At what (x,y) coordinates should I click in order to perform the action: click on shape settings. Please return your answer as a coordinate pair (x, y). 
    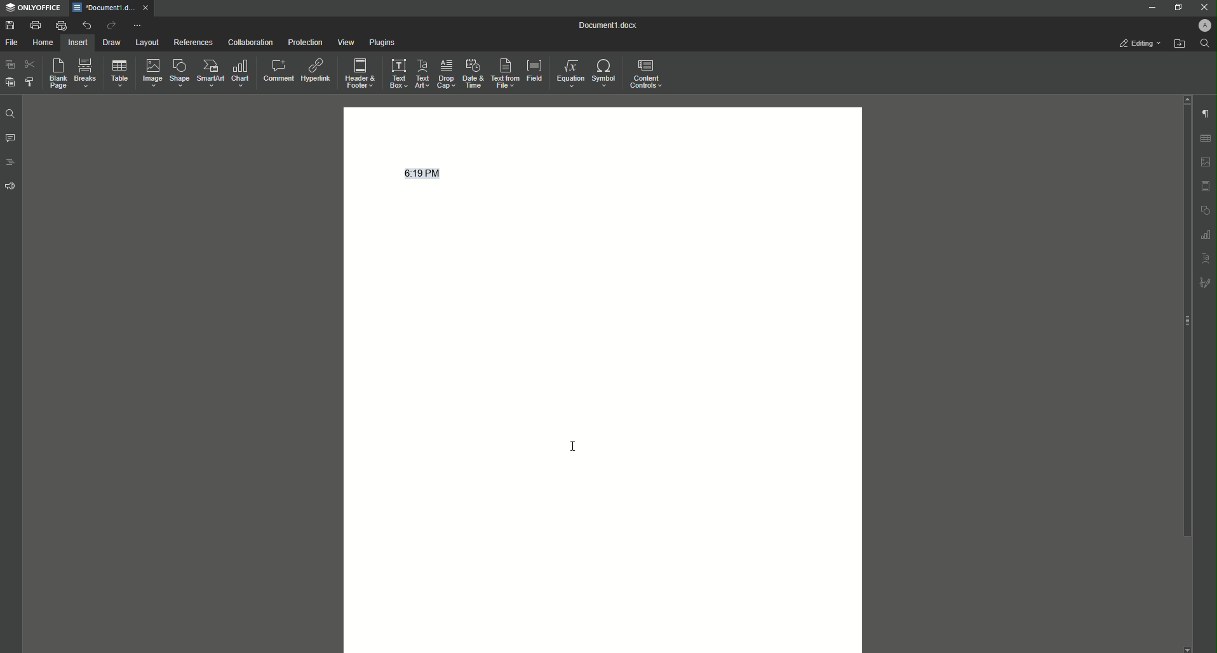
    Looking at the image, I should click on (1205, 209).